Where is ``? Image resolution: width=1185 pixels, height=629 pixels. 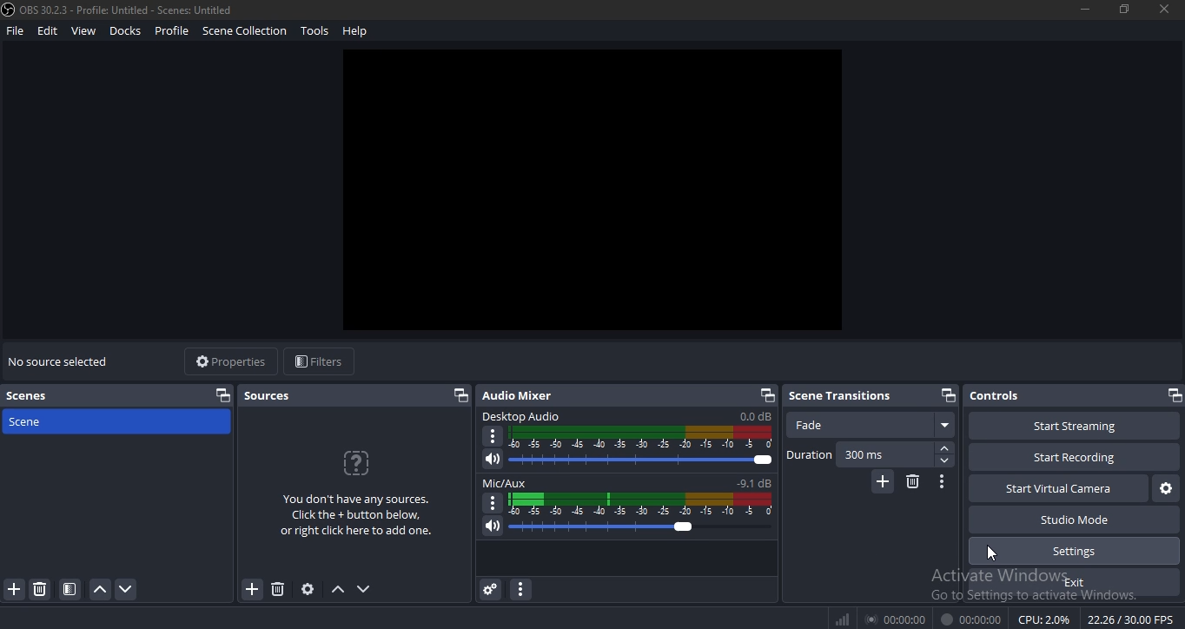
 is located at coordinates (943, 482).